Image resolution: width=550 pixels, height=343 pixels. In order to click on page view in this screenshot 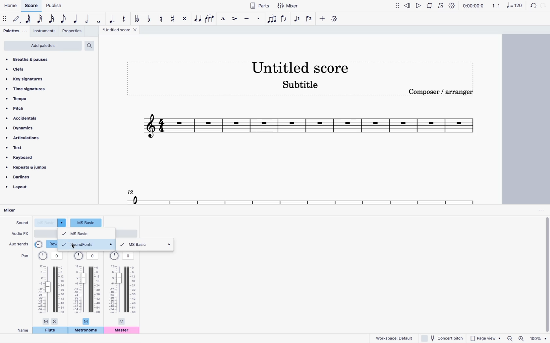, I will do `click(485, 337)`.